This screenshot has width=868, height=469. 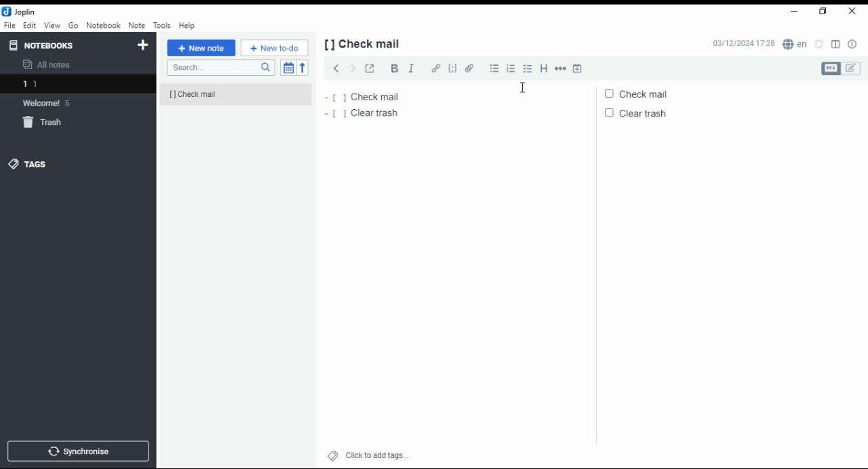 What do you see at coordinates (453, 69) in the screenshot?
I see `code` at bounding box center [453, 69].